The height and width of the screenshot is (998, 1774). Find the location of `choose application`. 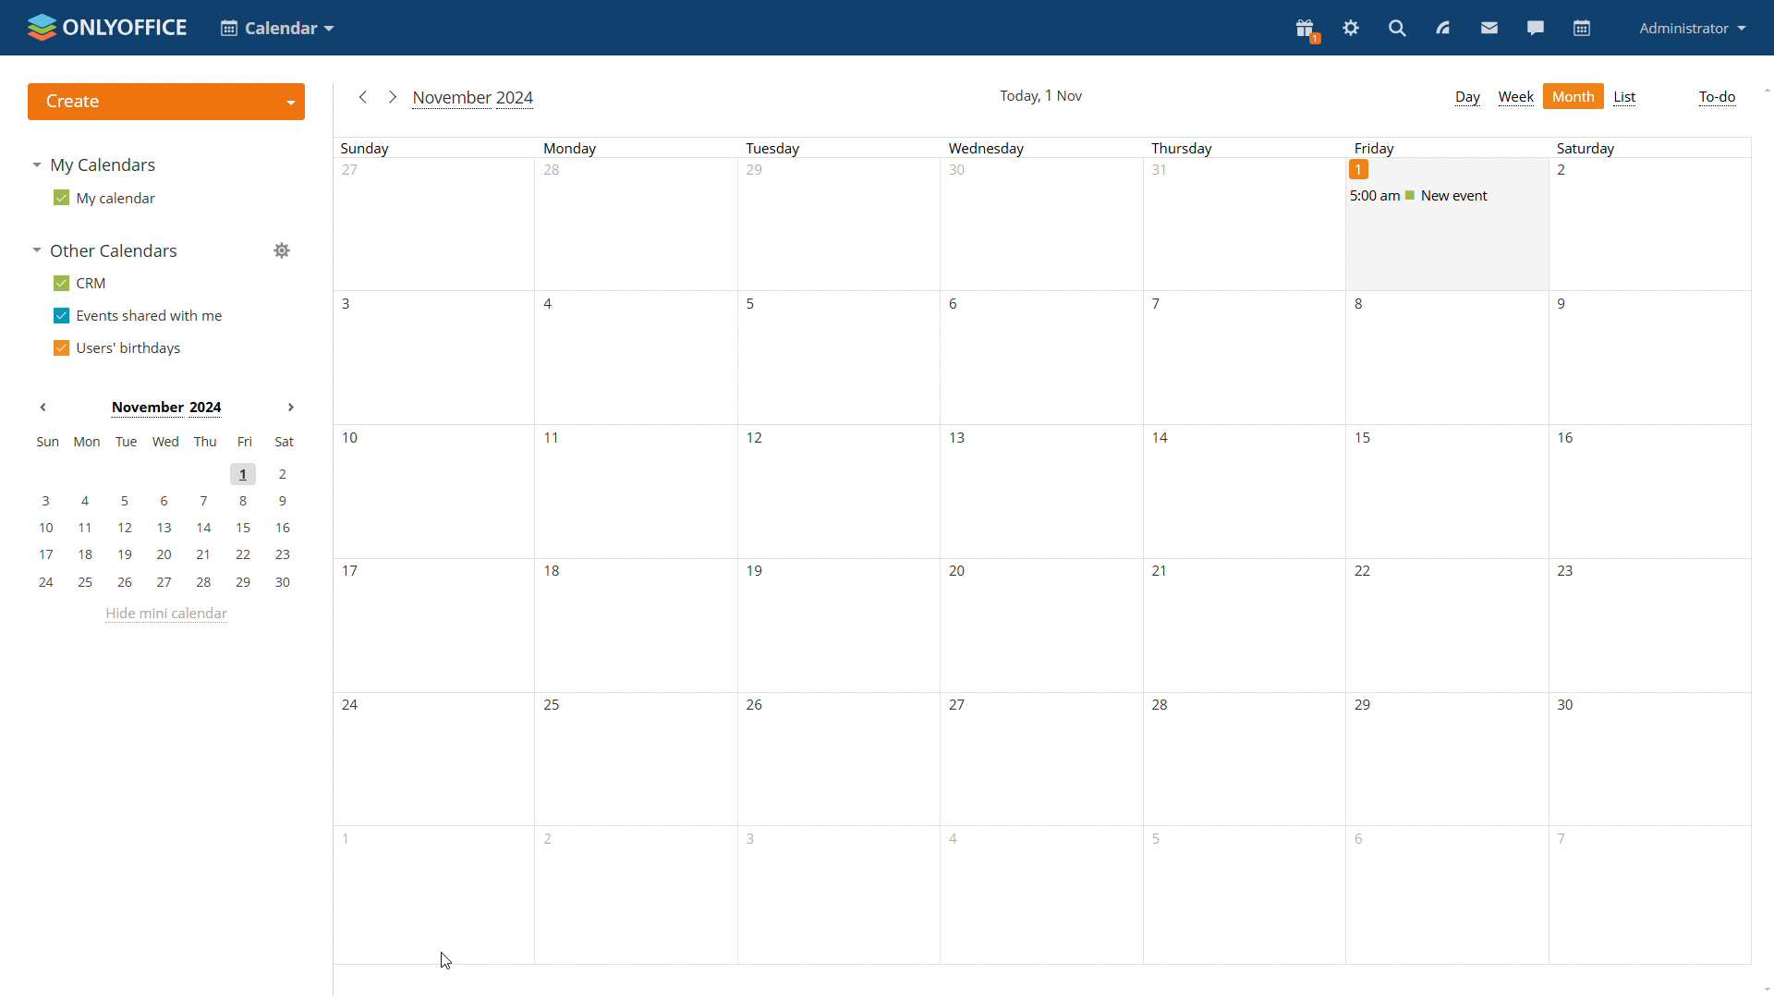

choose application is located at coordinates (275, 27).